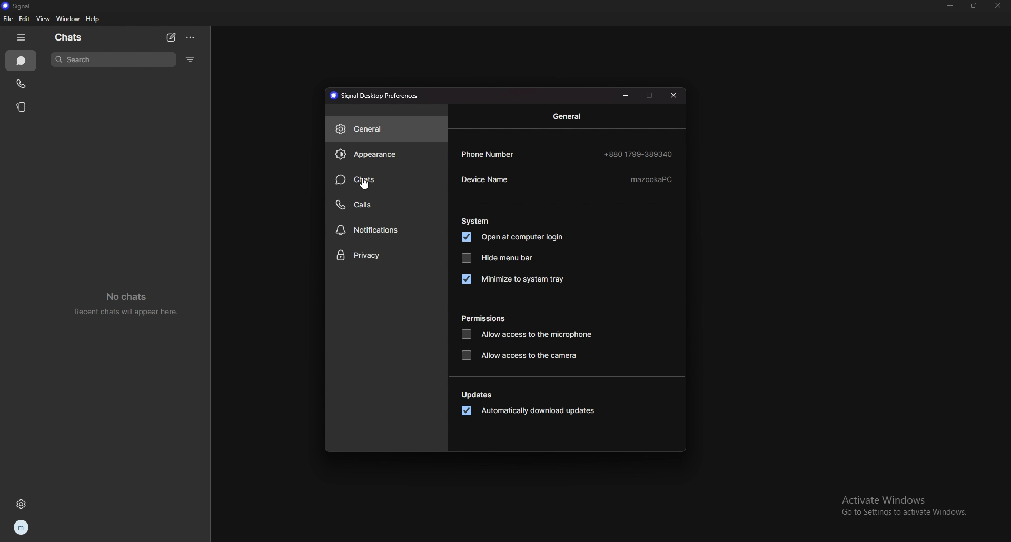 Image resolution: width=1011 pixels, height=542 pixels. What do you see at coordinates (513, 236) in the screenshot?
I see `open at computer login` at bounding box center [513, 236].